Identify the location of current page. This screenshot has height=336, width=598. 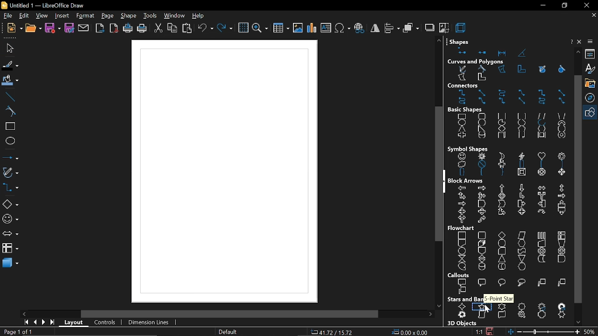
(16, 332).